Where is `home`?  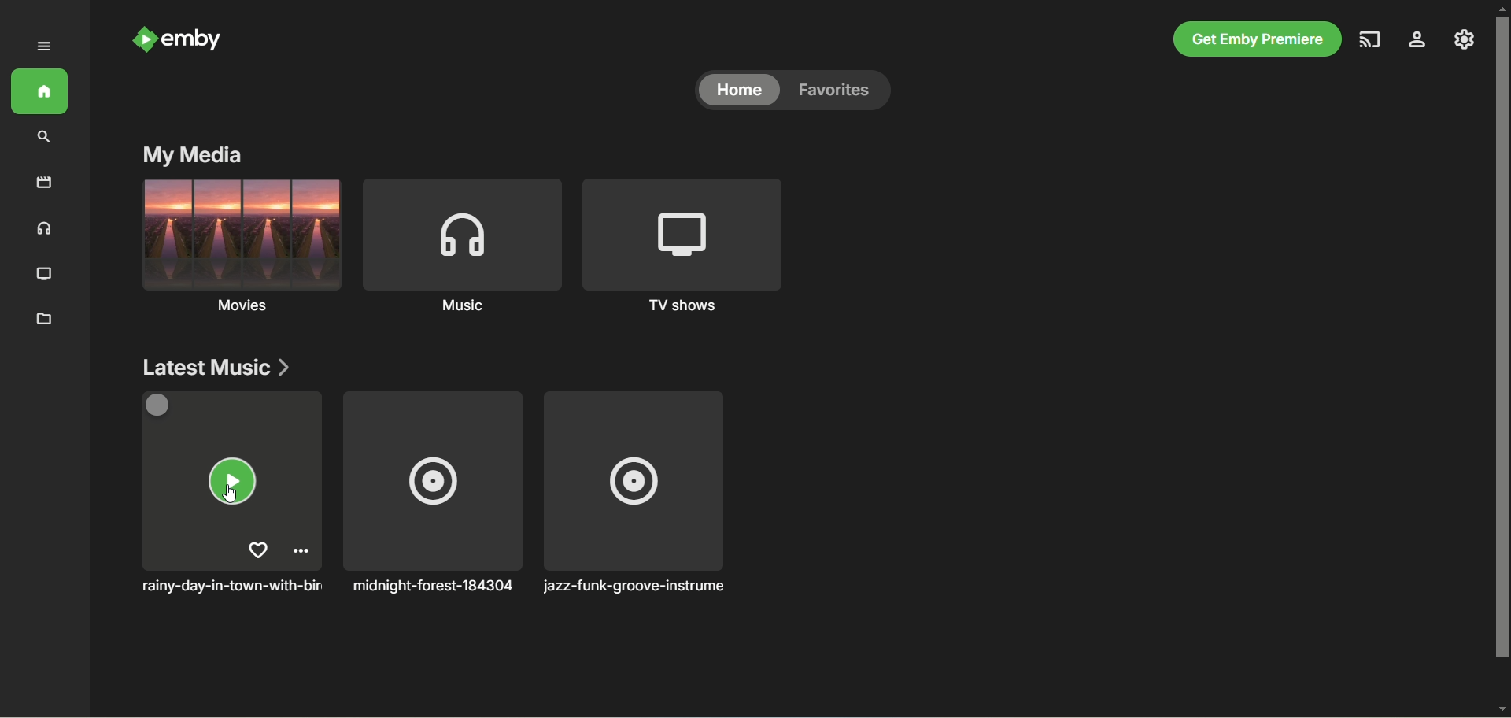 home is located at coordinates (39, 92).